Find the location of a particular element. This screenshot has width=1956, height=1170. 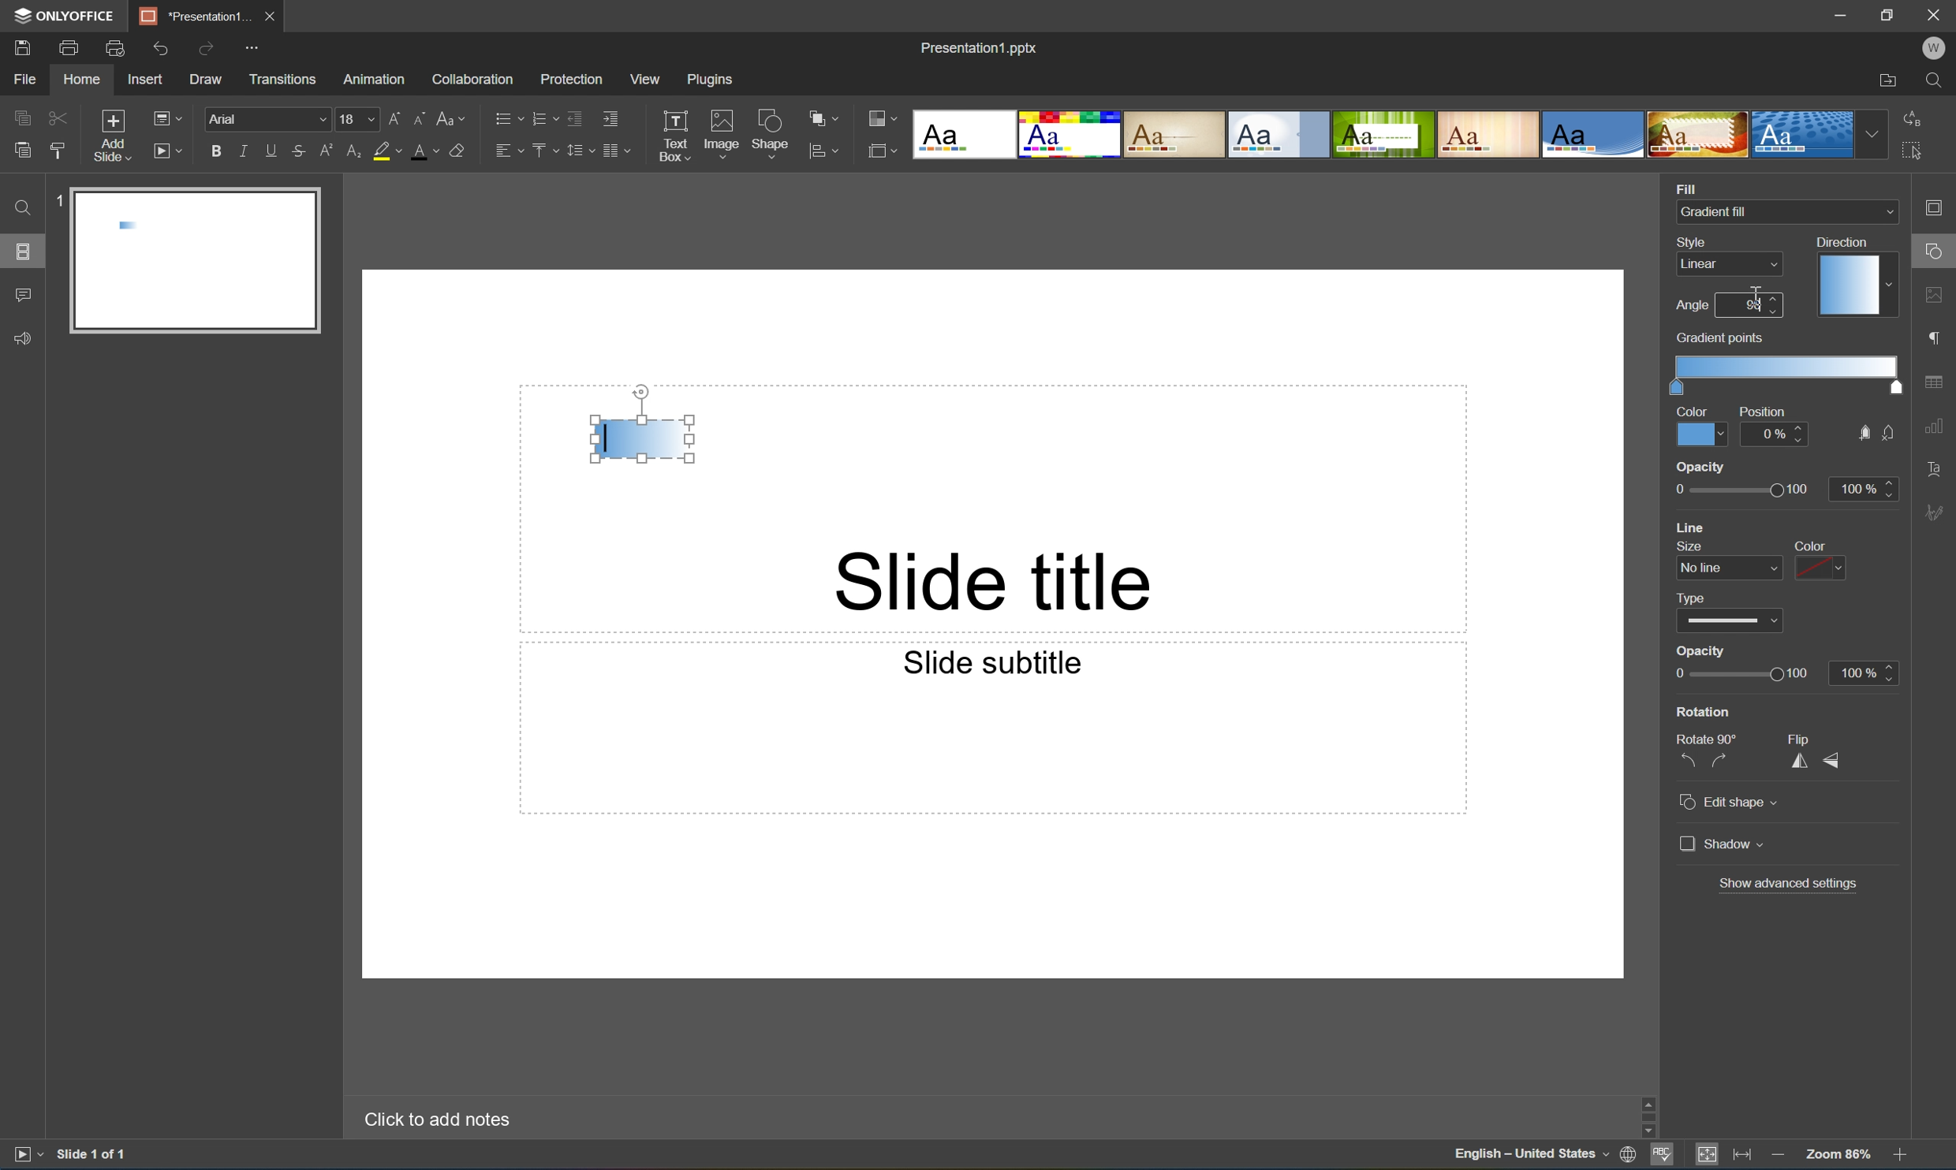

Rotate 90° is located at coordinates (1708, 737).